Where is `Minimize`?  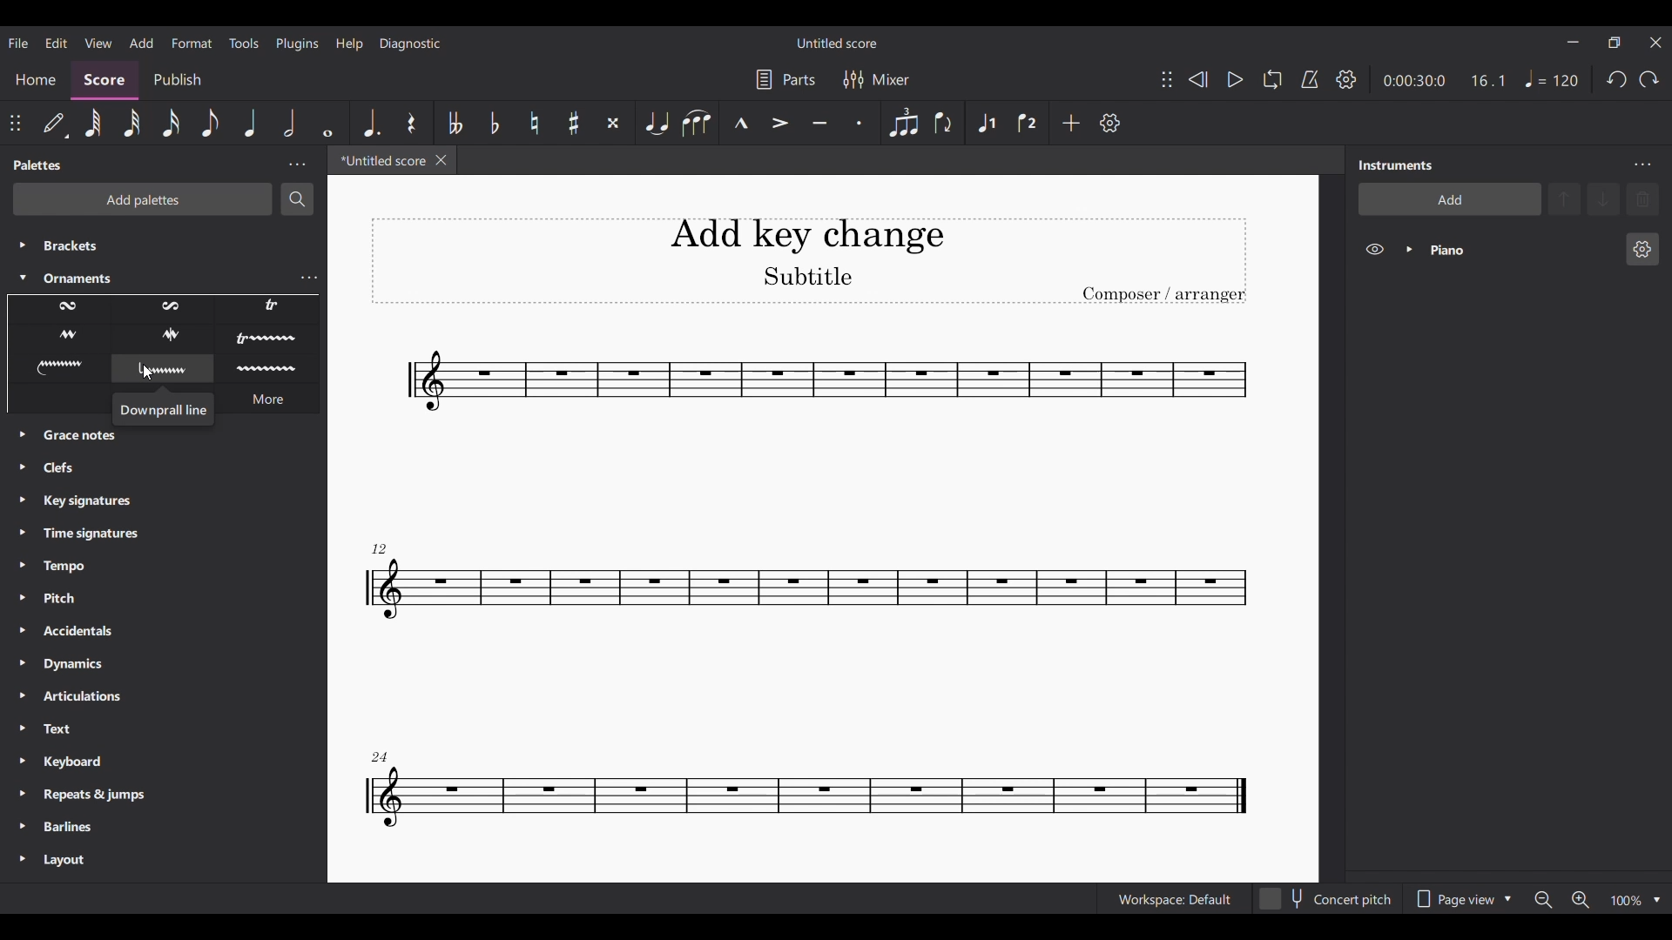 Minimize is located at coordinates (1573, 42).